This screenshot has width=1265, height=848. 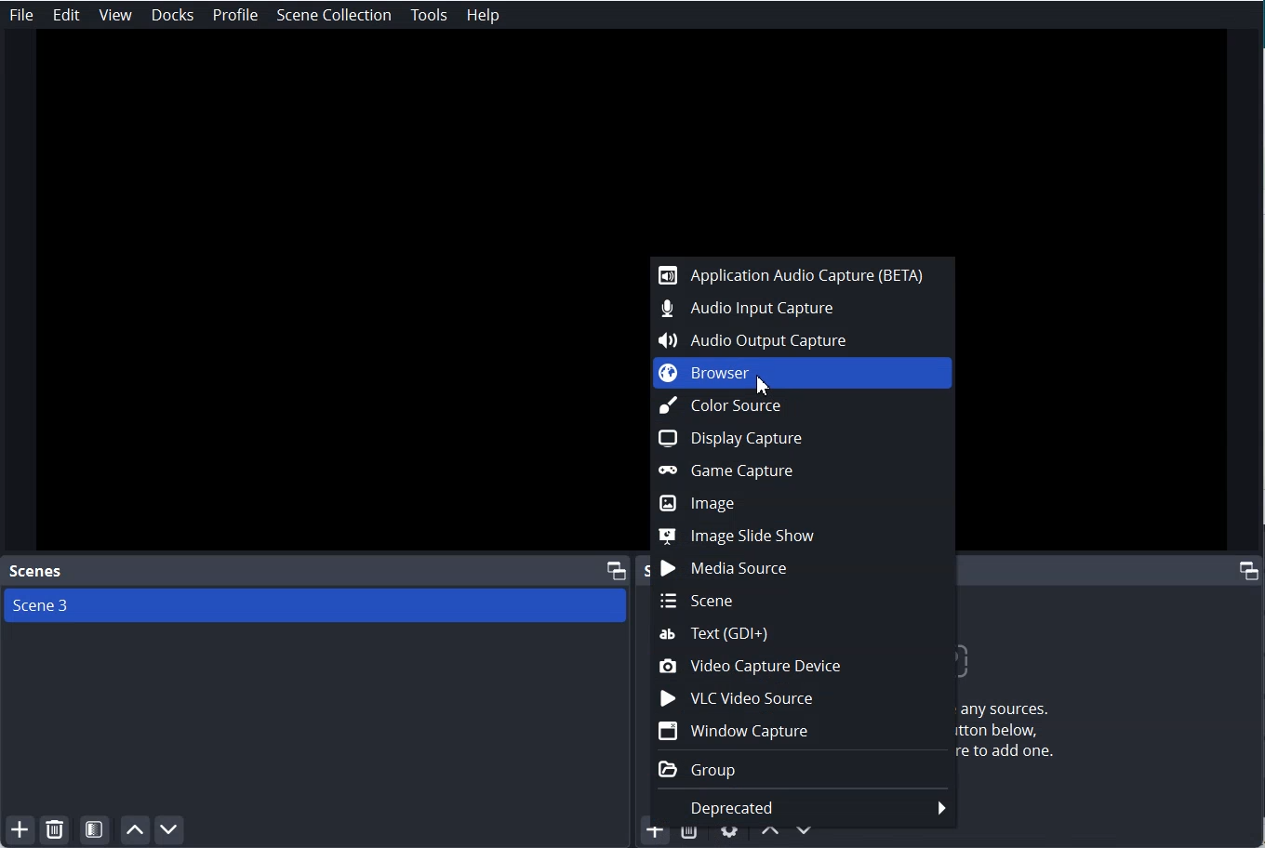 I want to click on Maximize, so click(x=617, y=569).